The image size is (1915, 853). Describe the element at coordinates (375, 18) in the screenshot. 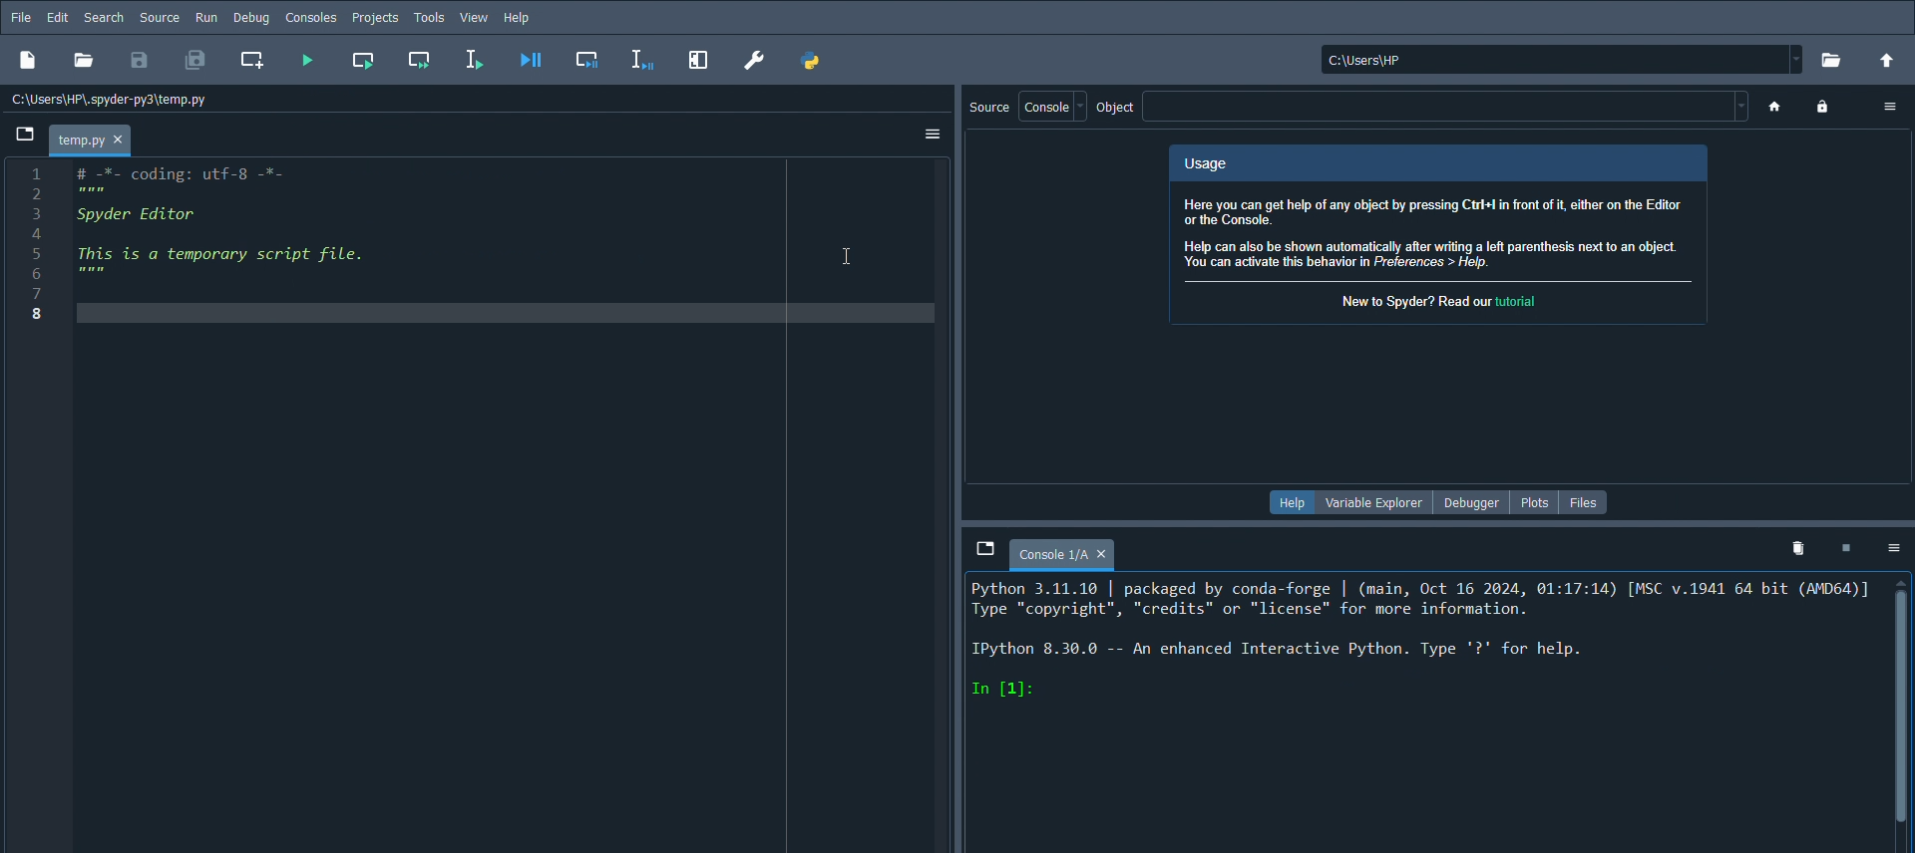

I see `Projects` at that location.